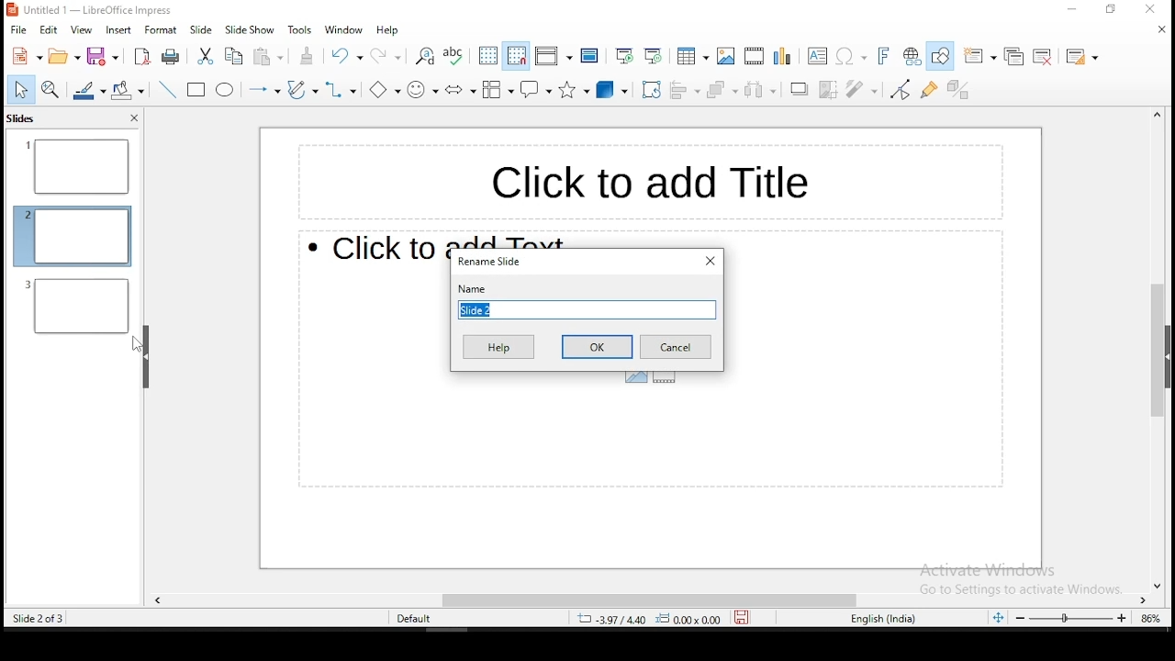 This screenshot has height=661, width=1175. Describe the element at coordinates (496, 91) in the screenshot. I see `flowchart` at that location.